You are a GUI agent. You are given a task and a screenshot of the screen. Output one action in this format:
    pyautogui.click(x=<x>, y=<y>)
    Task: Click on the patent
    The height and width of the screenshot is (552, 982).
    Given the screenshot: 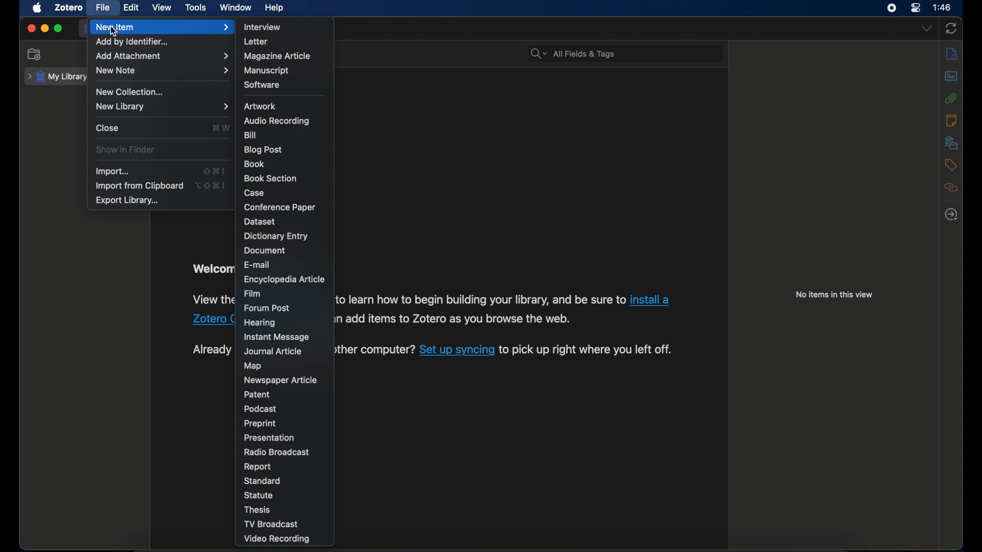 What is the action you would take?
    pyautogui.click(x=258, y=395)
    